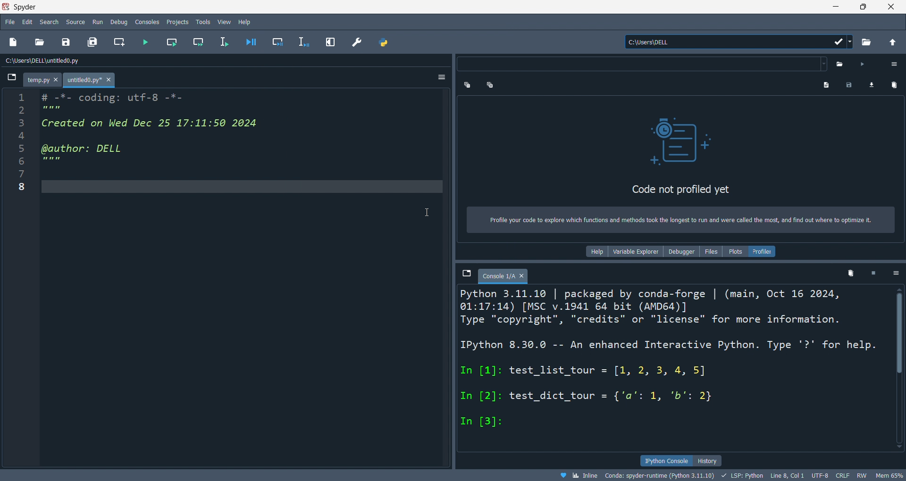 Image resolution: width=906 pixels, height=481 pixels. I want to click on history, so click(710, 460).